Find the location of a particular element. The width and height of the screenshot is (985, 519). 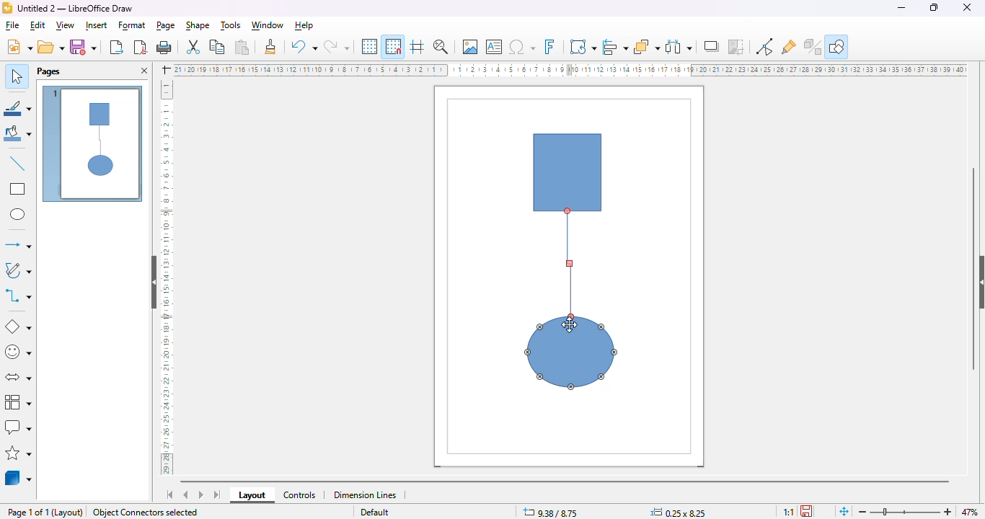

shape 2 is located at coordinates (572, 352).